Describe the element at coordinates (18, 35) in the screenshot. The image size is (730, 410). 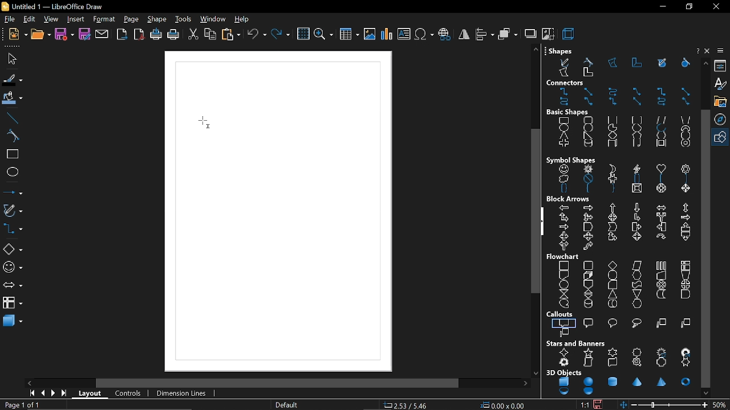
I see `new` at that location.